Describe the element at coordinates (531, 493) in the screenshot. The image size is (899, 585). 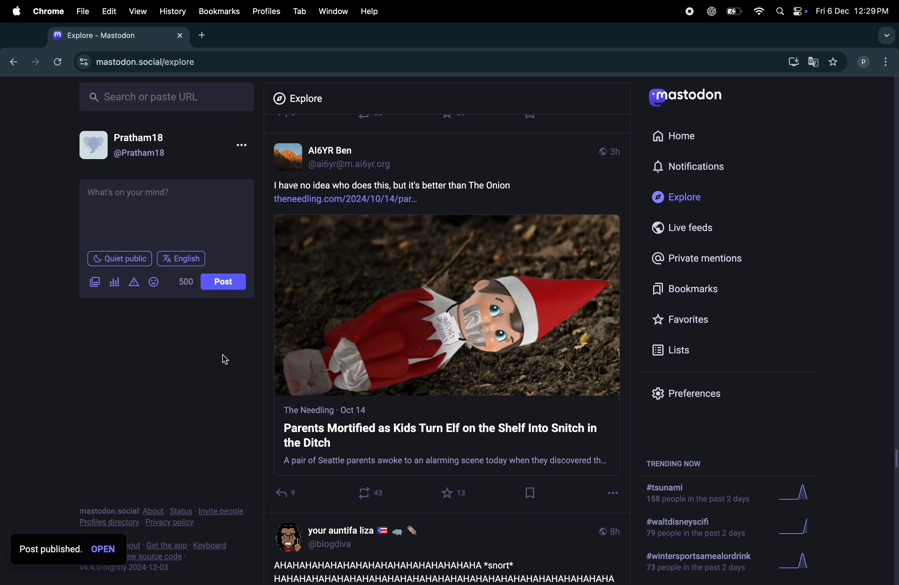
I see `book amrk` at that location.